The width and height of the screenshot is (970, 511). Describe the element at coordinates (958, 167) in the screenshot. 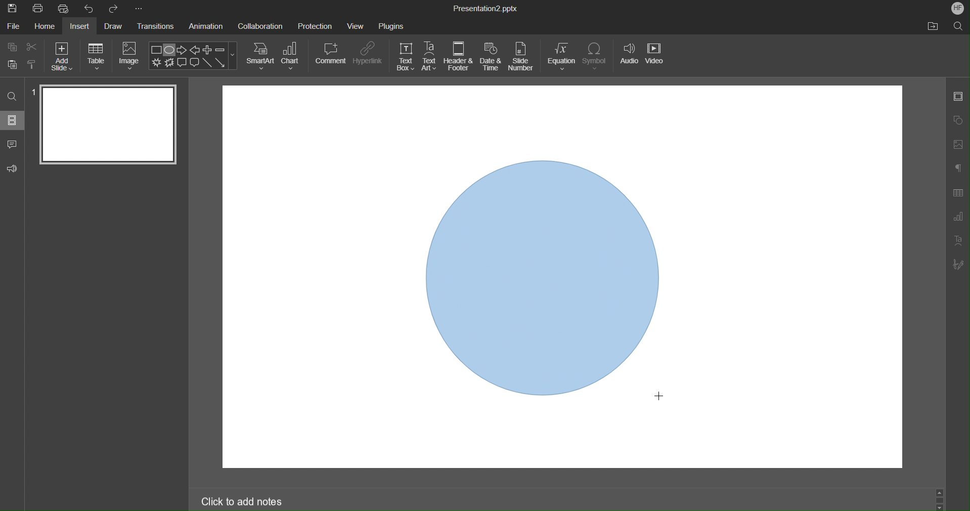

I see `Paragraphs` at that location.